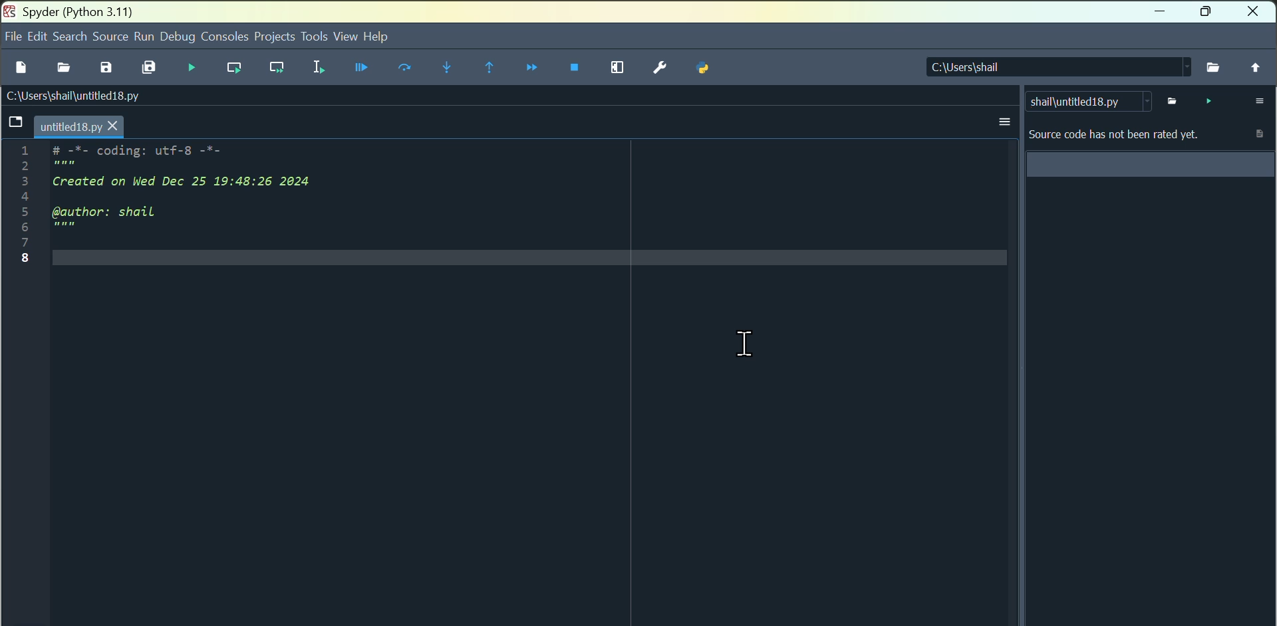  What do you see at coordinates (65, 126) in the screenshot?
I see `tab - untitled18.py` at bounding box center [65, 126].